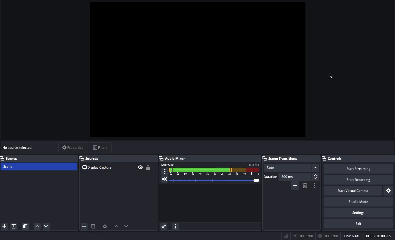 The image size is (395, 240). Describe the element at coordinates (330, 76) in the screenshot. I see `Moved off screen` at that location.